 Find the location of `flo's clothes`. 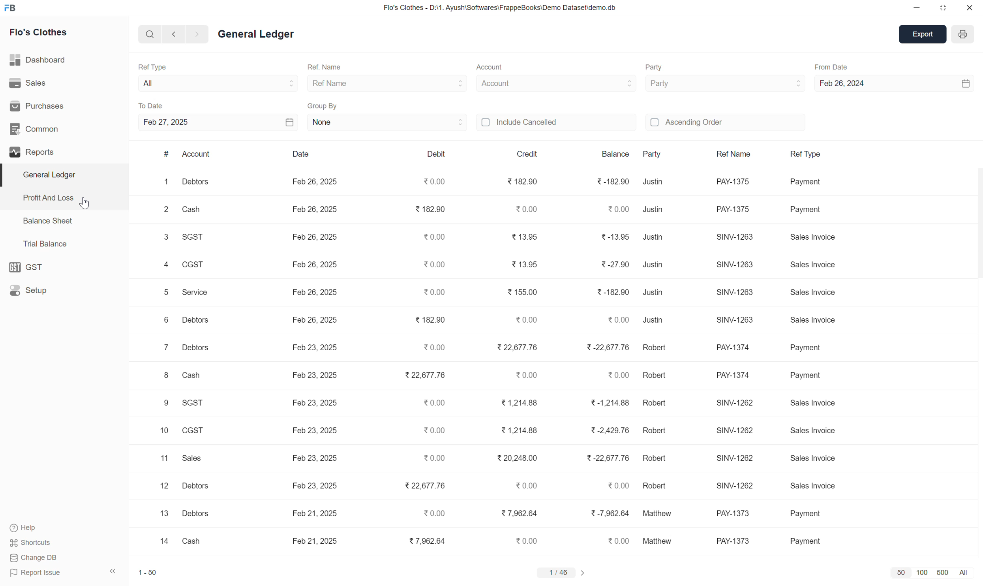

flo's clothes is located at coordinates (37, 32).